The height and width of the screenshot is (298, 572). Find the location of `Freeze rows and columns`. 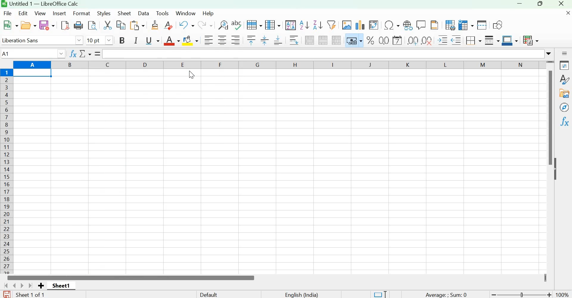

Freeze rows and columns is located at coordinates (466, 25).